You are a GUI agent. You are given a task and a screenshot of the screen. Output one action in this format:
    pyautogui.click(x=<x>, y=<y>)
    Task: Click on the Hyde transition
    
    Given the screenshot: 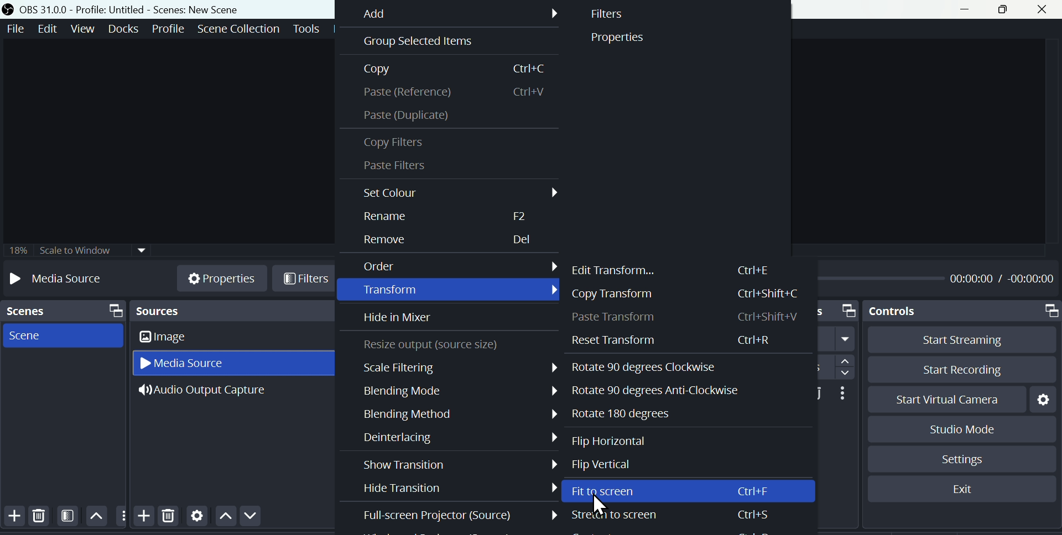 What is the action you would take?
    pyautogui.click(x=456, y=489)
    